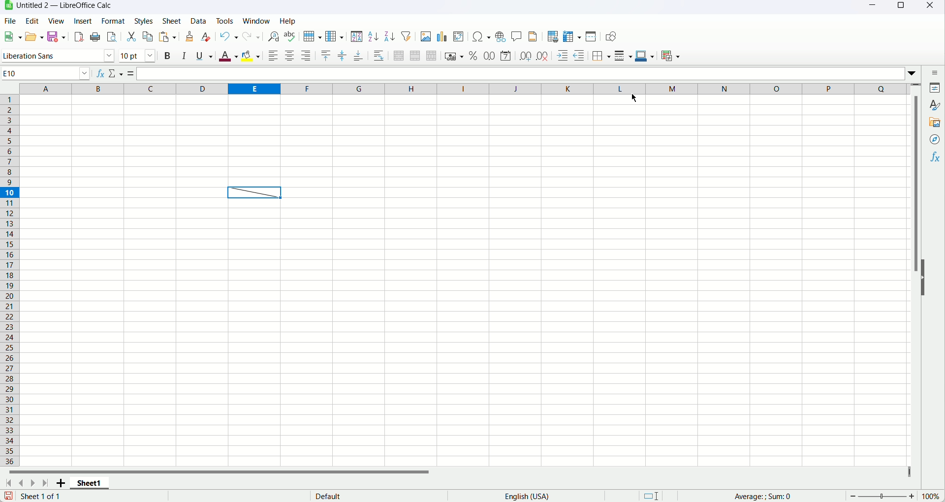  Describe the element at coordinates (900, 8) in the screenshot. I see `Maximize` at that location.